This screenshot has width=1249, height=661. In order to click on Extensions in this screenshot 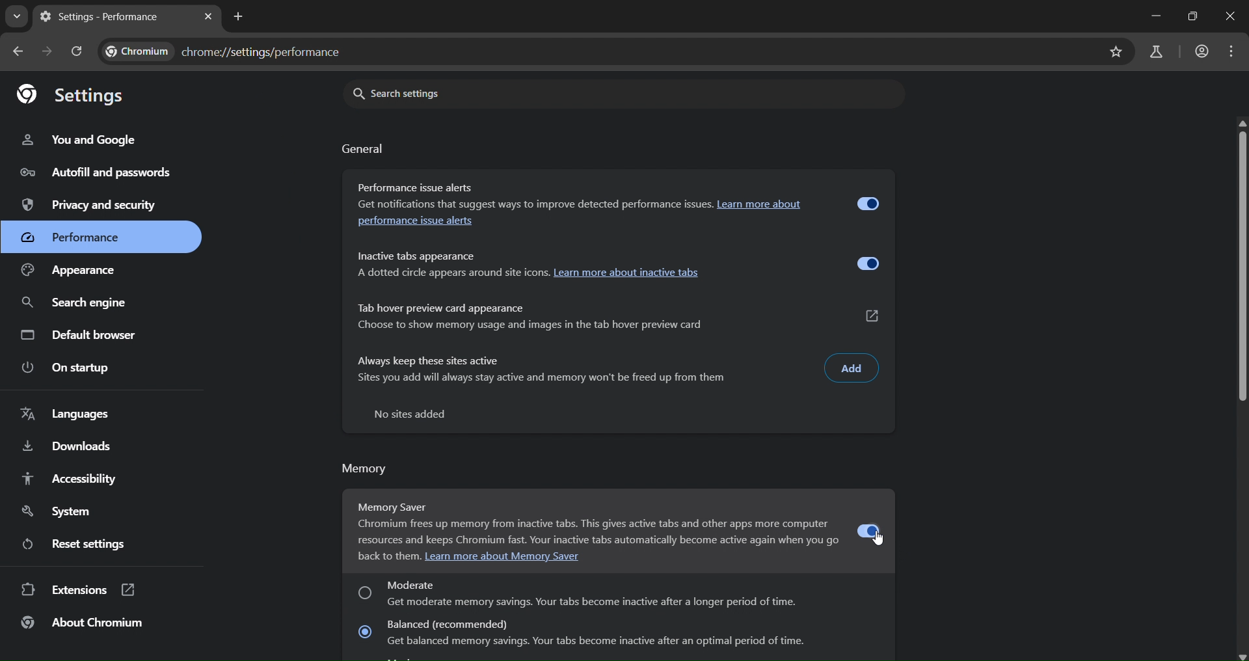, I will do `click(74, 589)`.